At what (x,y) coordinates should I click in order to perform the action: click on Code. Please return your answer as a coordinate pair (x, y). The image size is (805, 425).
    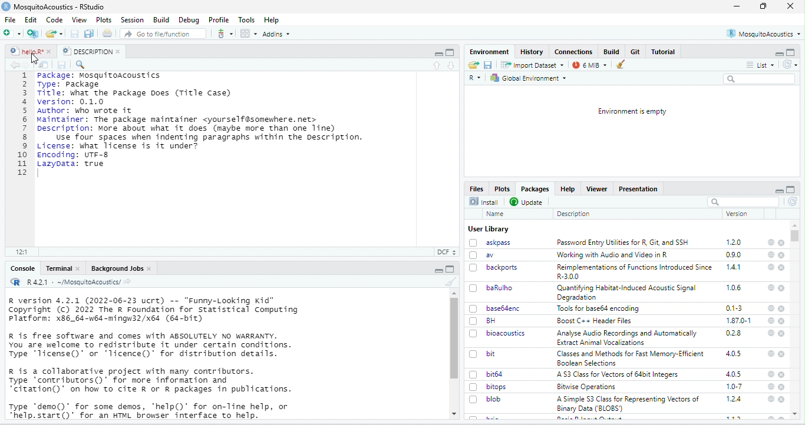
    Looking at the image, I should click on (55, 19).